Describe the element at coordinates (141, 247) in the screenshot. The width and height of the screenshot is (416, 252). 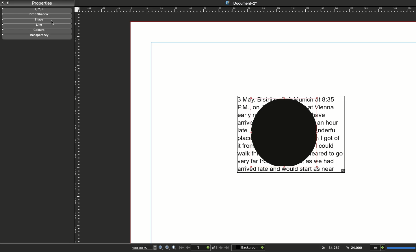
I see `Zoom` at that location.